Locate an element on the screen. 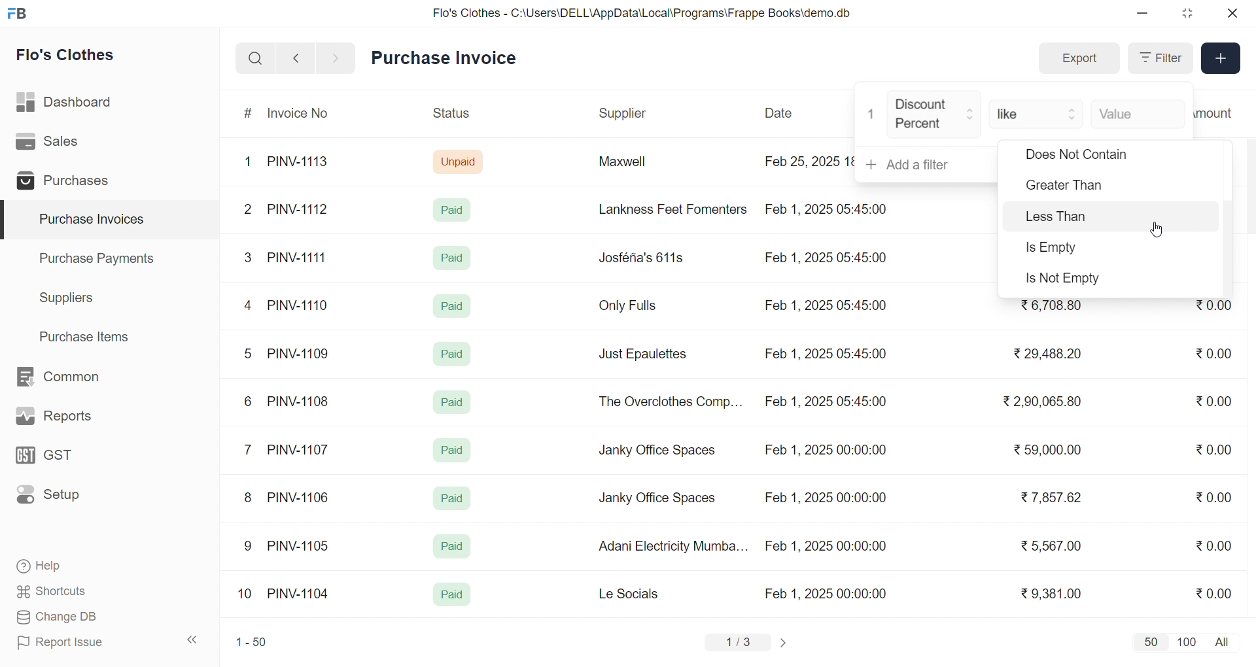 The height and width of the screenshot is (667, 1256). + Add a filter is located at coordinates (927, 165).